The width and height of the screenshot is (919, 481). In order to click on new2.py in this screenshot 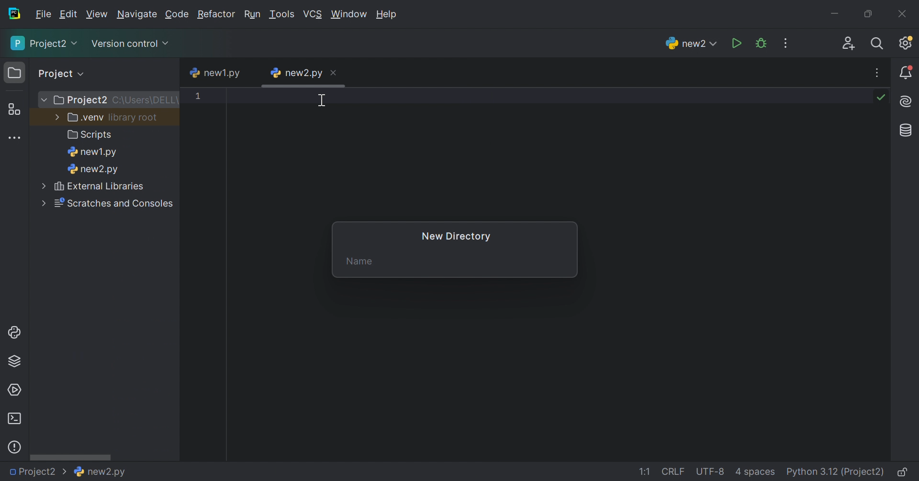, I will do `click(295, 74)`.